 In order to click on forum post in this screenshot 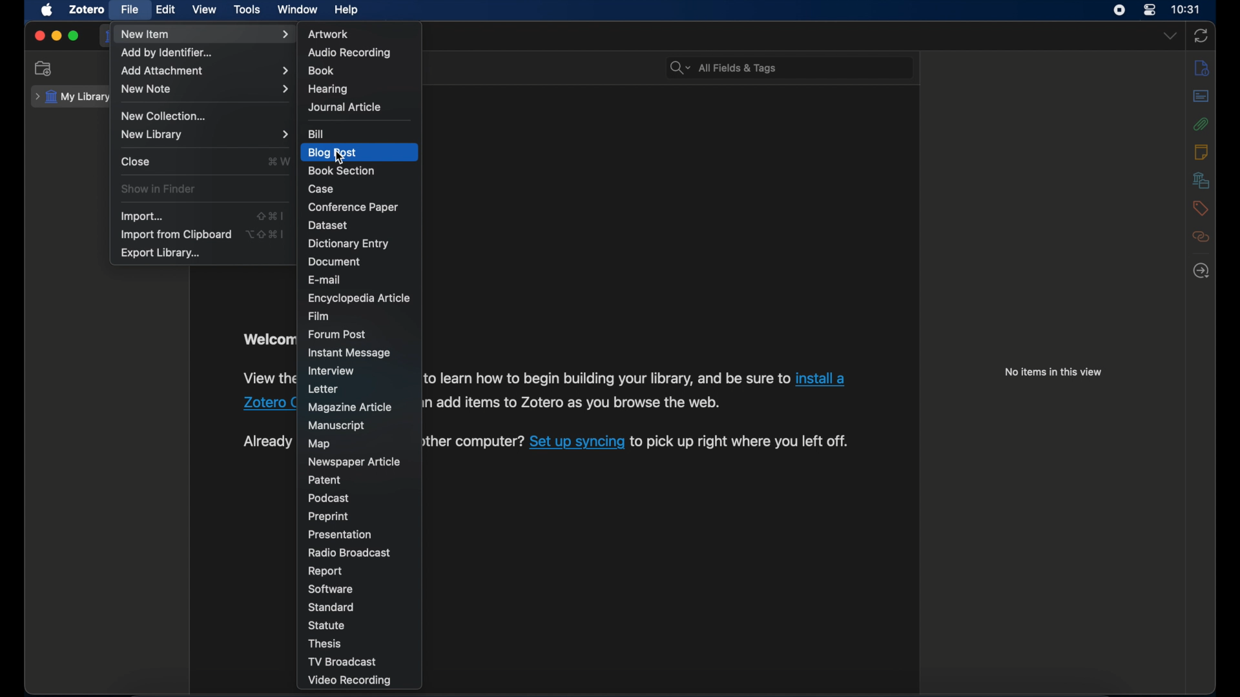, I will do `click(336, 334)`.